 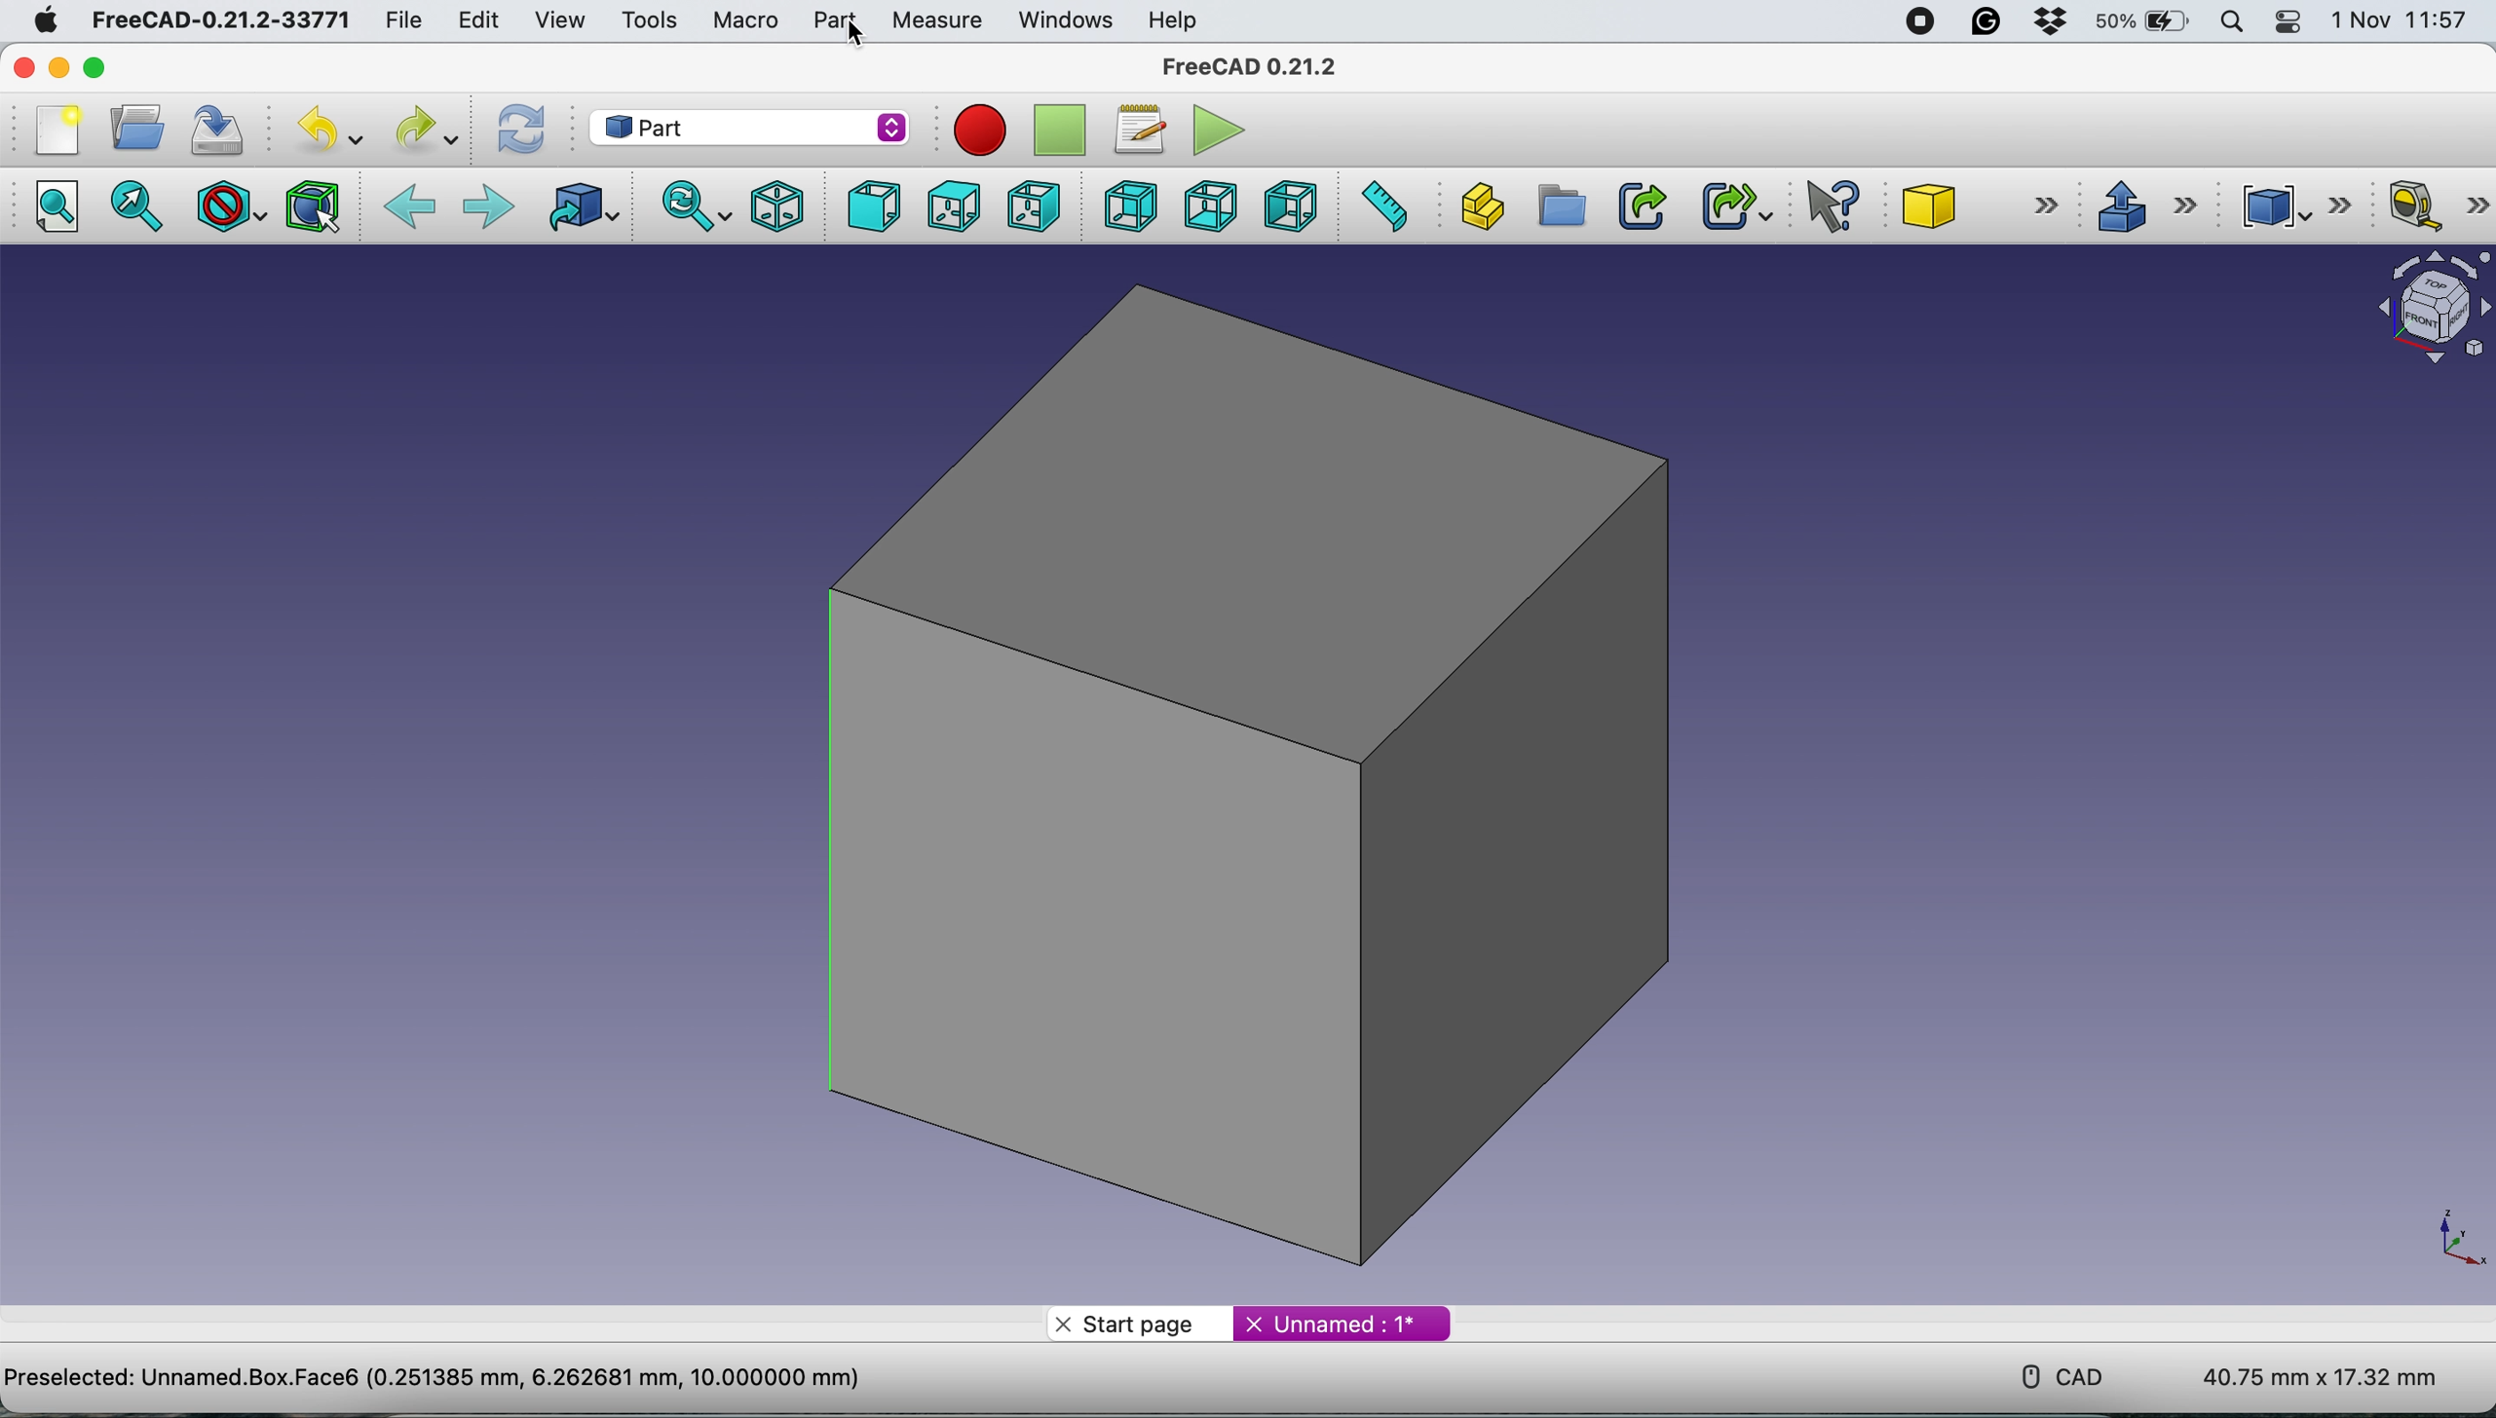 I want to click on macro, so click(x=744, y=19).